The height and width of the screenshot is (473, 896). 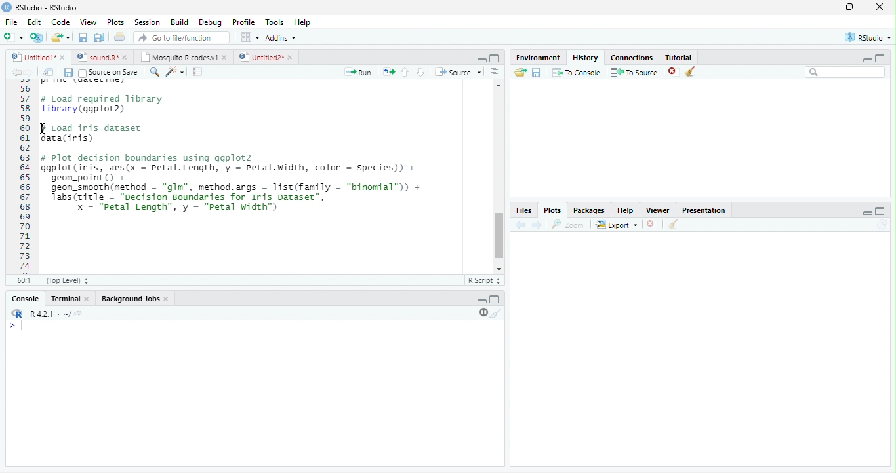 I want to click on save, so click(x=83, y=37).